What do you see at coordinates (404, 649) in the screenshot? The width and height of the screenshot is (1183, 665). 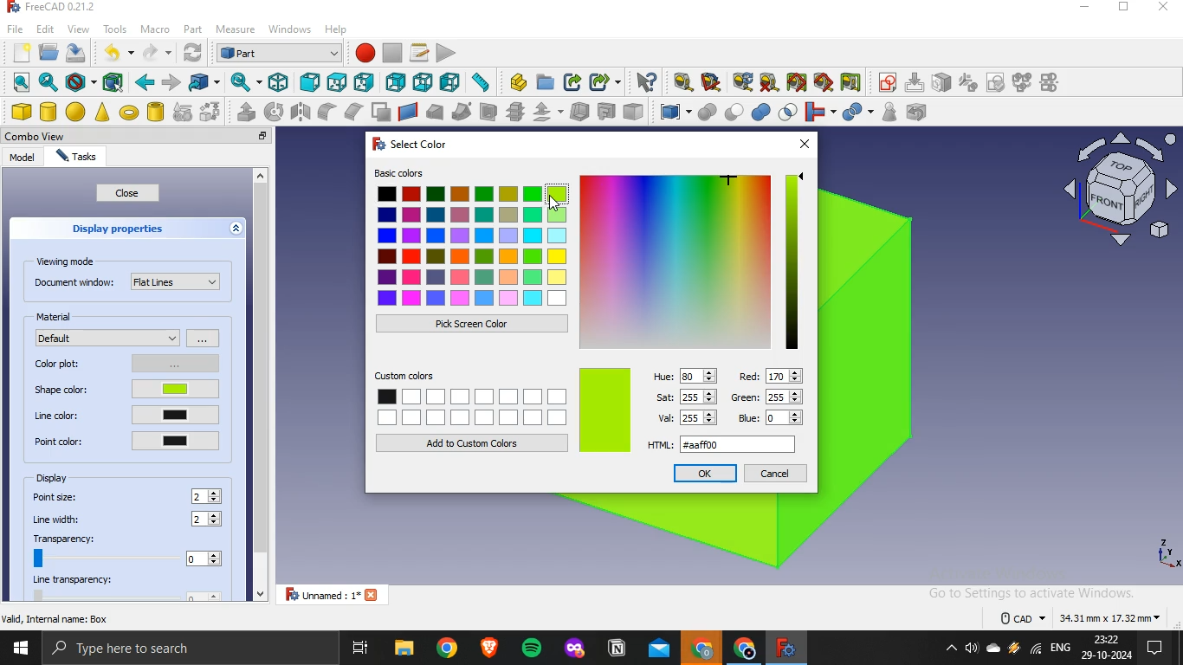 I see `file explorer` at bounding box center [404, 649].